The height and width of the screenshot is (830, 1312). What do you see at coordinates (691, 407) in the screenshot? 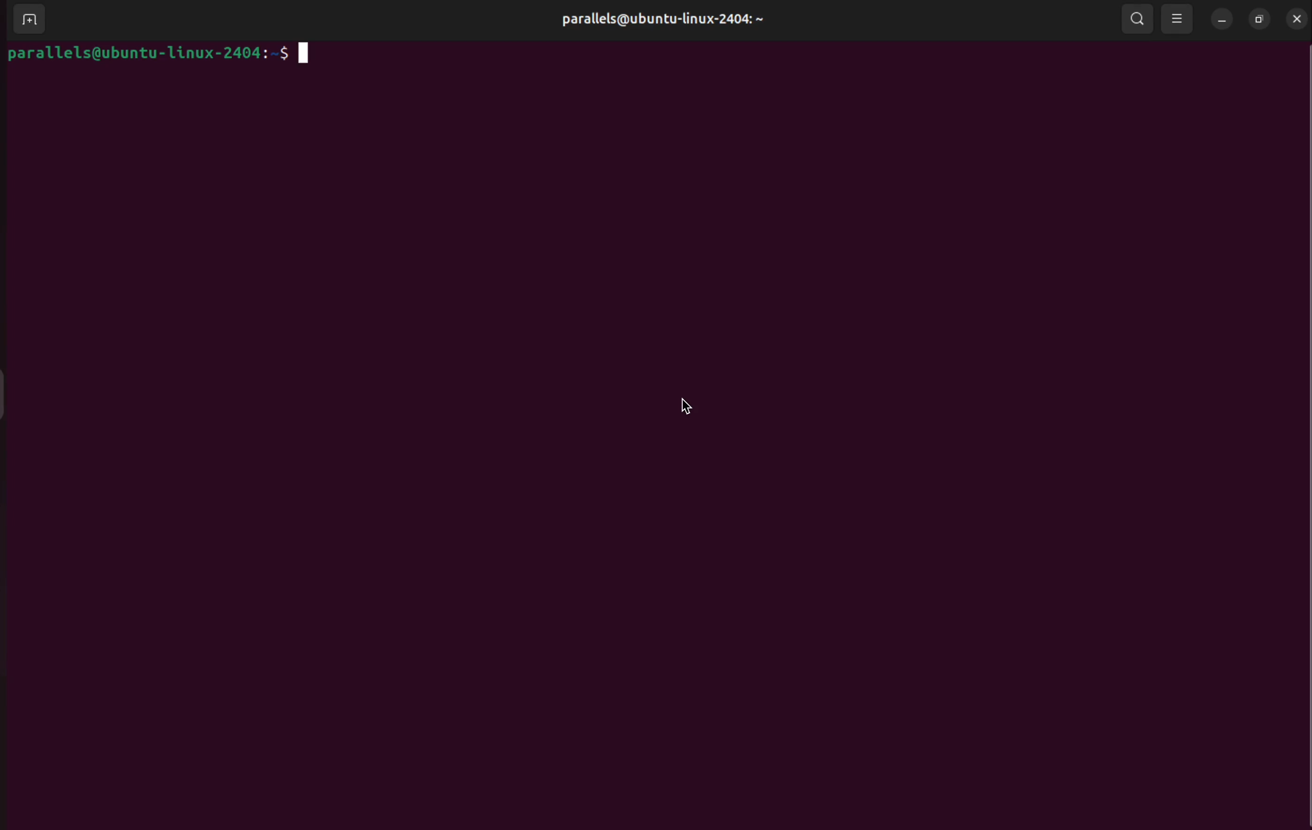
I see `cursor` at bounding box center [691, 407].